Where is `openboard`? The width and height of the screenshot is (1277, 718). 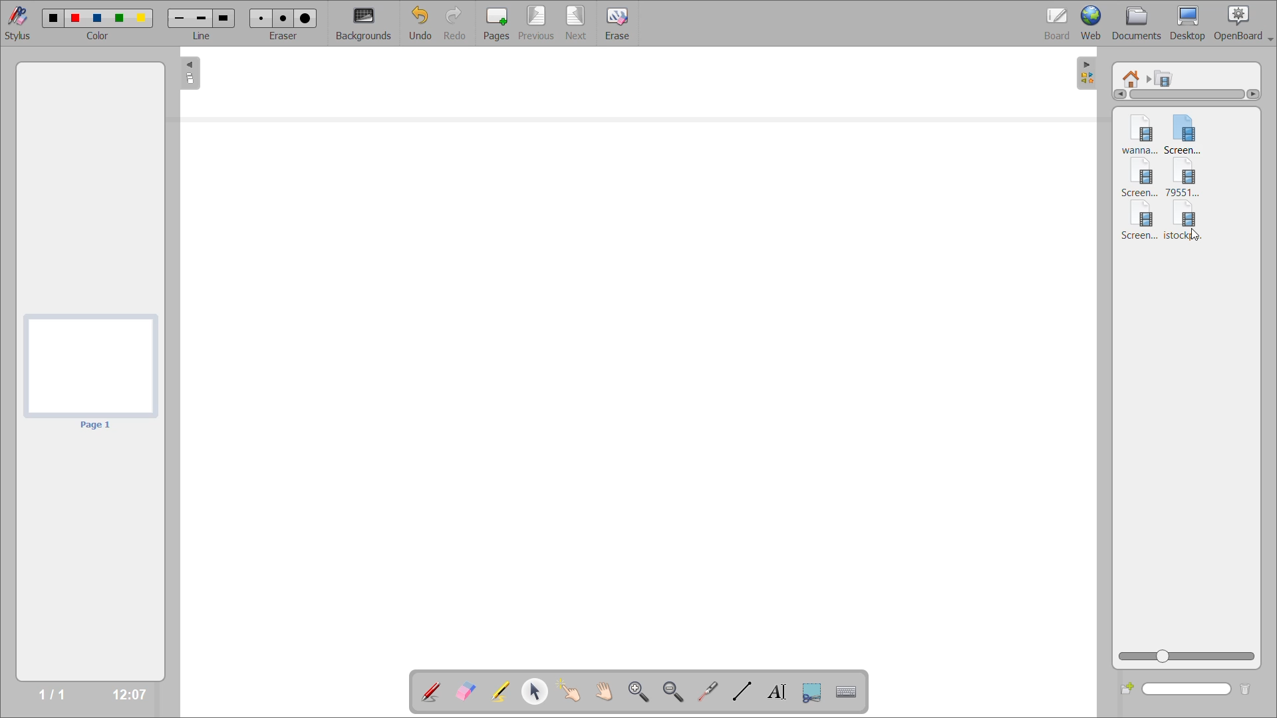
openboard is located at coordinates (1246, 21).